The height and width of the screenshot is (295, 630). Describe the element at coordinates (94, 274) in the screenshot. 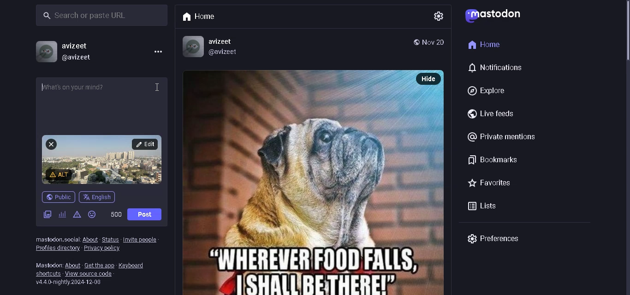

I see `view source code` at that location.